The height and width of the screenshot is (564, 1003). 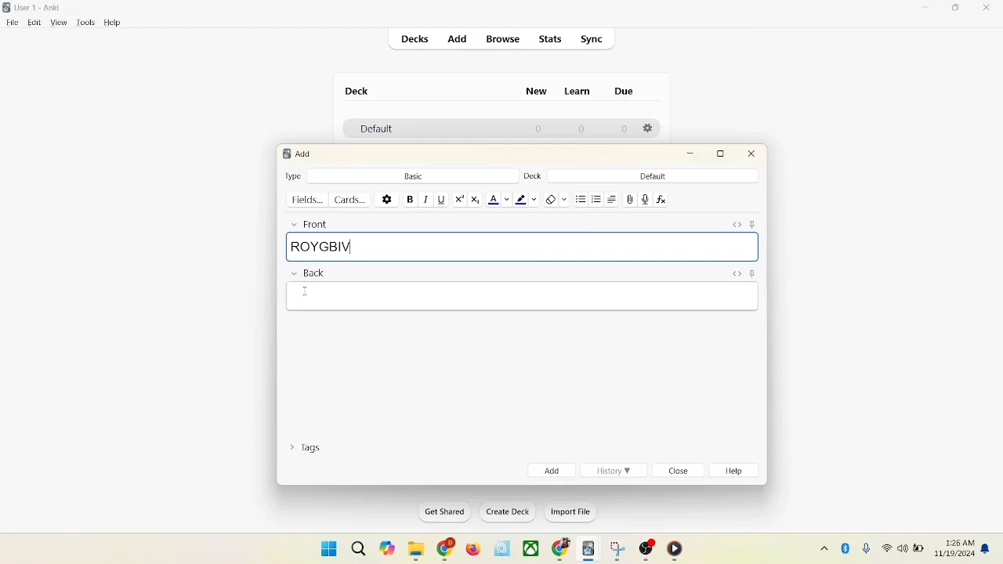 What do you see at coordinates (41, 8) in the screenshot?
I see `User1-Anki` at bounding box center [41, 8].